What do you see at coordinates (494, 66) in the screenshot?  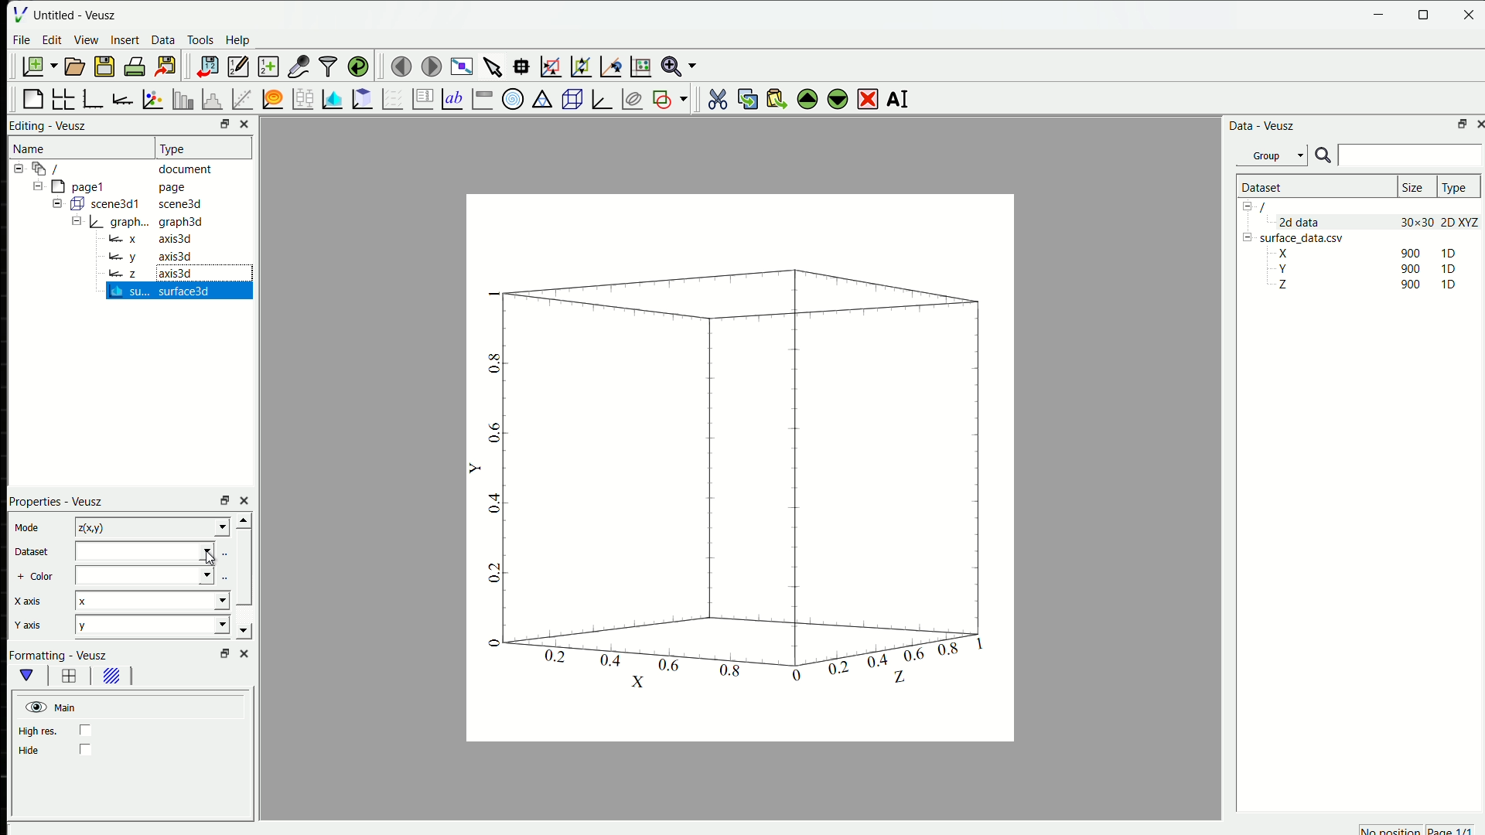 I see `select the items from the graph or scroll` at bounding box center [494, 66].